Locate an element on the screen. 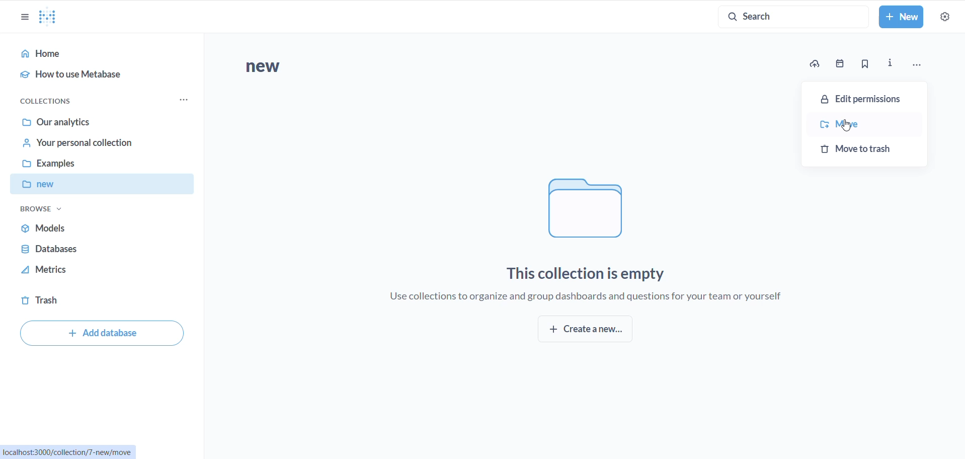  trash is located at coordinates (49, 301).